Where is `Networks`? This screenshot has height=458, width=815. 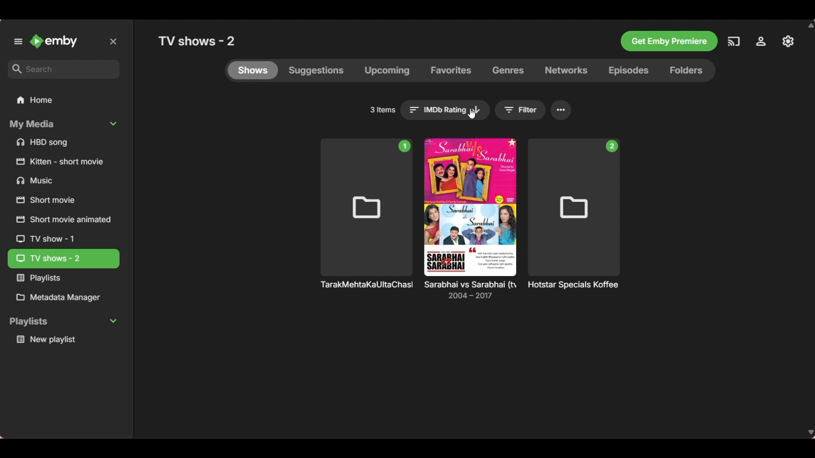 Networks is located at coordinates (566, 70).